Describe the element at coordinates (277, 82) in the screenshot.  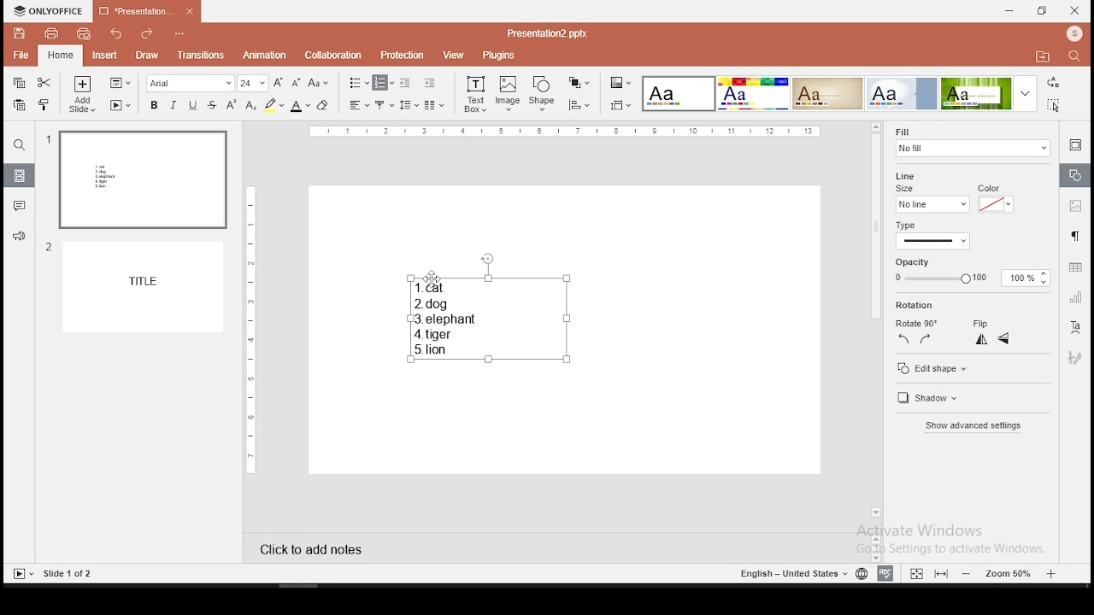
I see `increase font size` at that location.